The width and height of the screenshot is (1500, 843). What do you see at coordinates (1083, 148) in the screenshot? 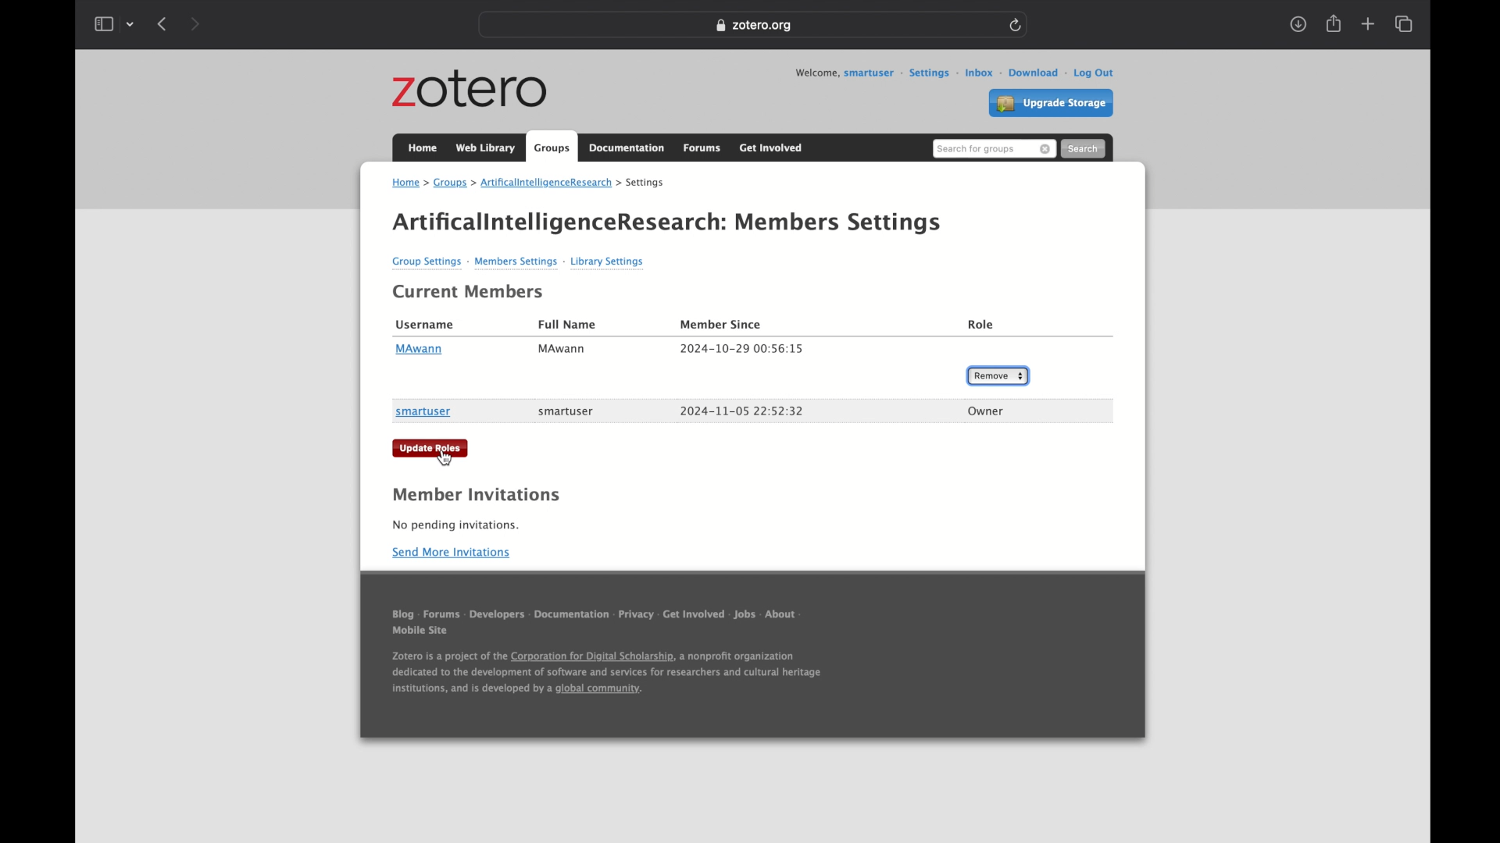
I see `search` at bounding box center [1083, 148].